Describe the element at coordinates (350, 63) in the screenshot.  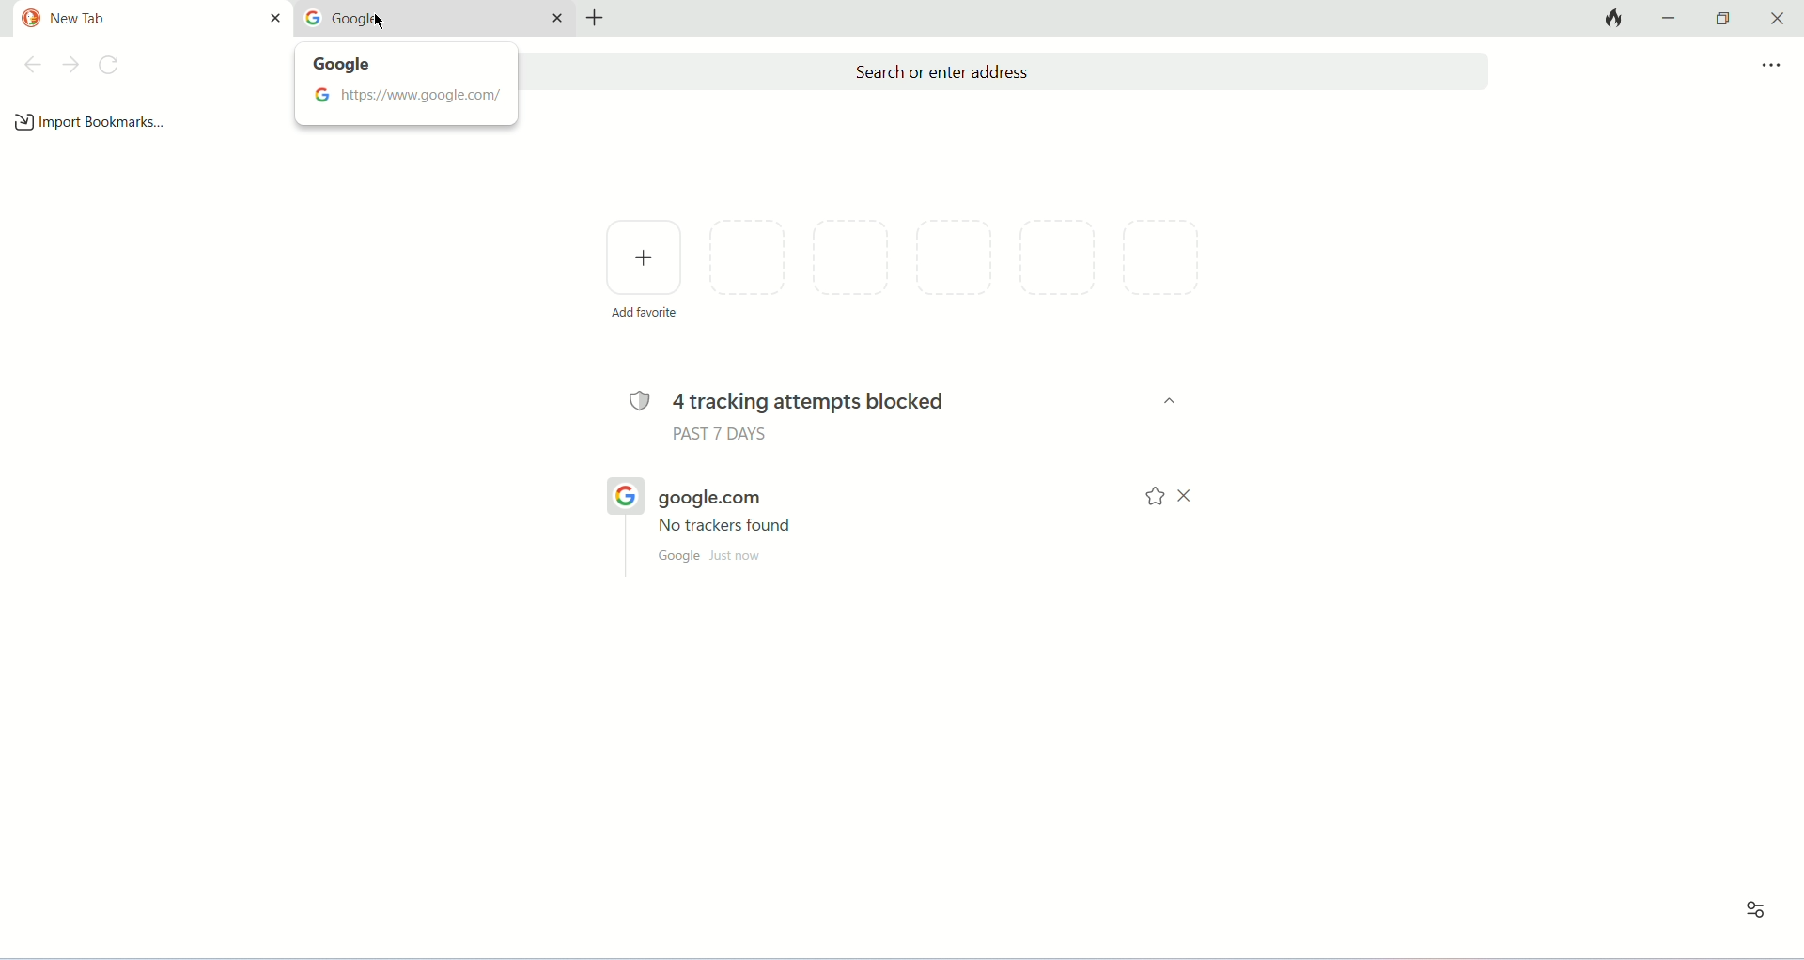
I see `google tooltips` at that location.